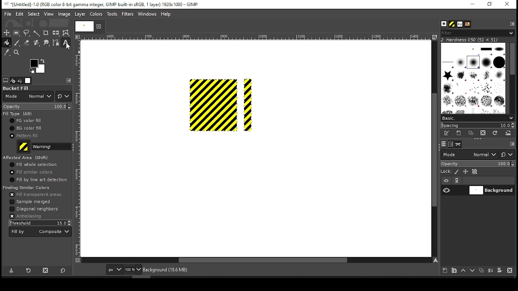  I want to click on reset to defaults, so click(63, 271).